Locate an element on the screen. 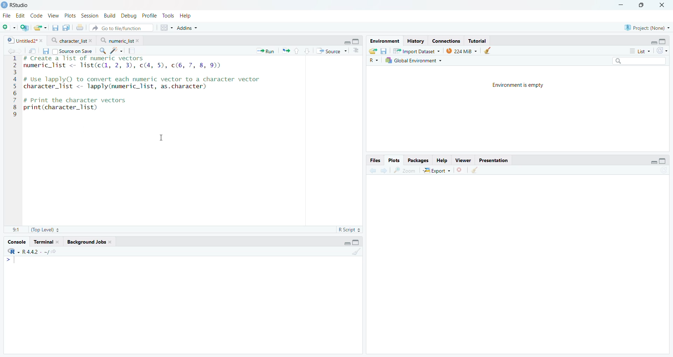 The image size is (673, 357). Code tools is located at coordinates (116, 51).